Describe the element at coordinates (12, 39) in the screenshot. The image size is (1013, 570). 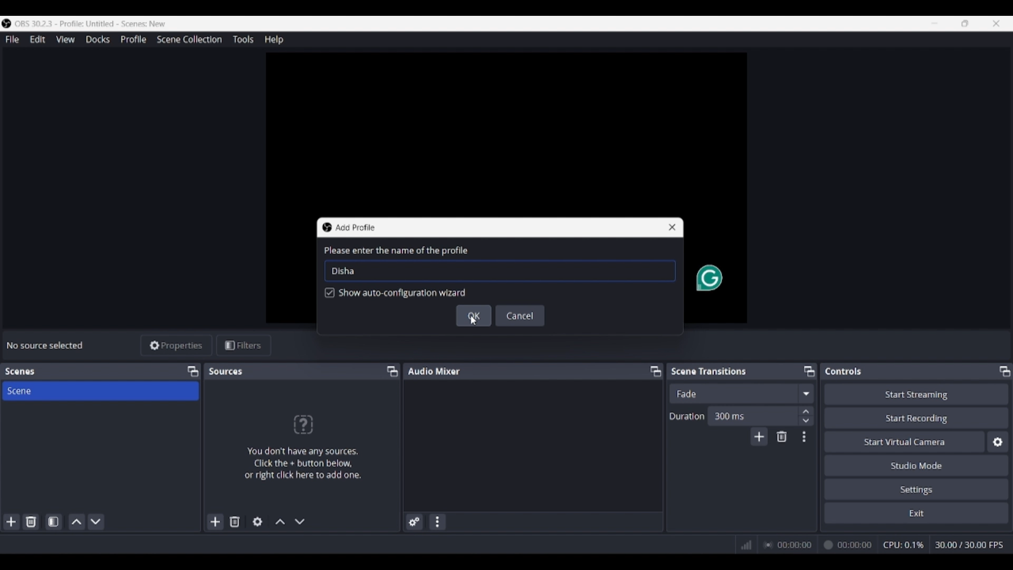
I see `File menu` at that location.